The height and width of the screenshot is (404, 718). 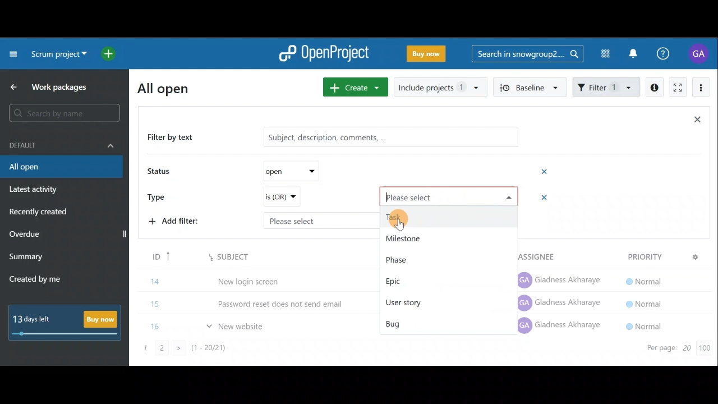 I want to click on Assignee, so click(x=538, y=254).